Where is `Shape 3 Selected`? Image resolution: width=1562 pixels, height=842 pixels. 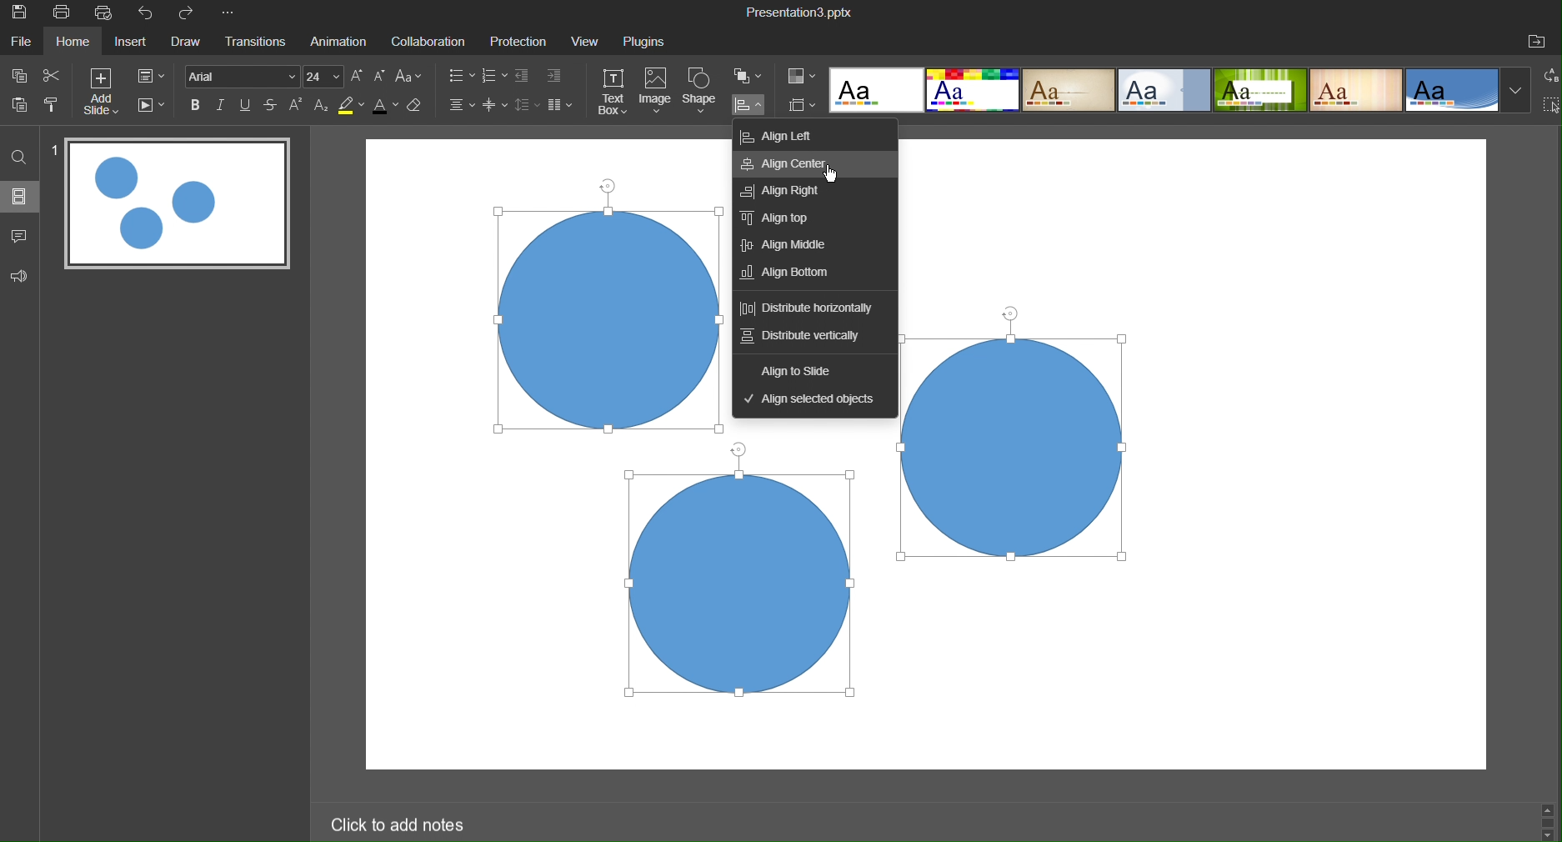 Shape 3 Selected is located at coordinates (745, 586).